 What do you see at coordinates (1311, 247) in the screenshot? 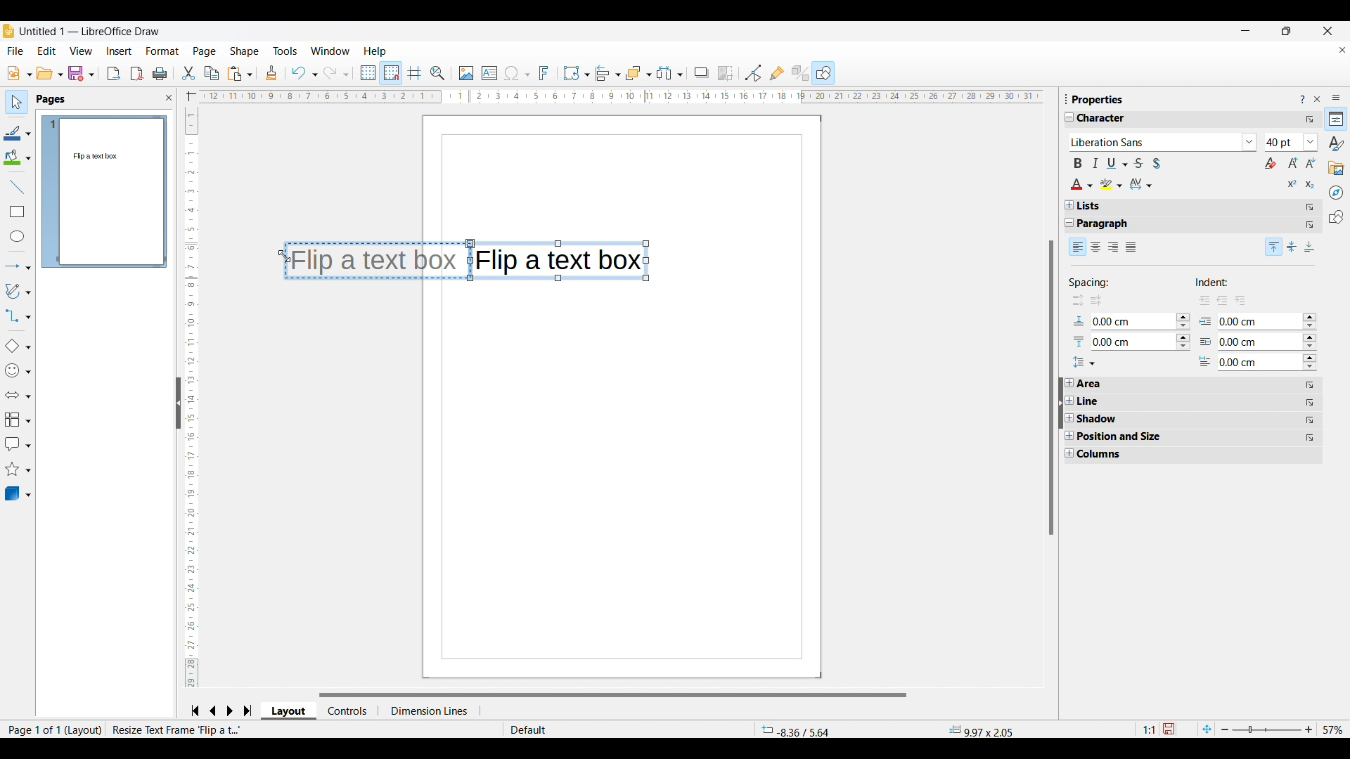
I see `Bottom alignment` at bounding box center [1311, 247].